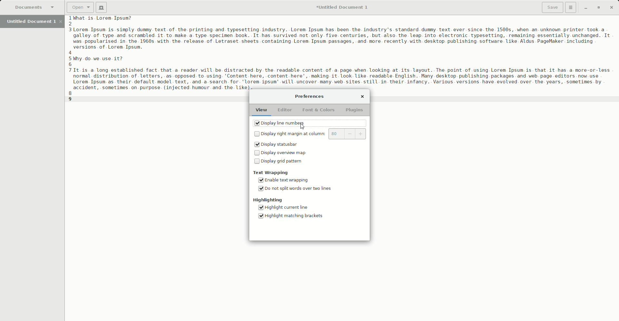 This screenshot has width=619, height=321. What do you see at coordinates (311, 97) in the screenshot?
I see `Preferences` at bounding box center [311, 97].